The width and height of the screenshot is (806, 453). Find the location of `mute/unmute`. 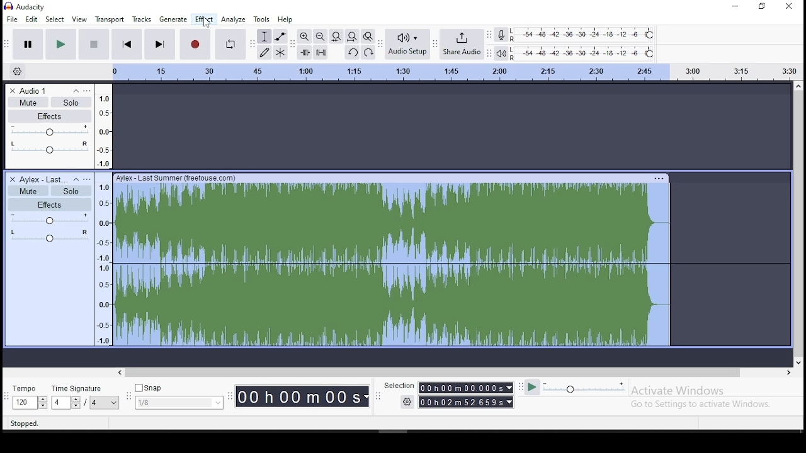

mute/unmute is located at coordinates (28, 102).